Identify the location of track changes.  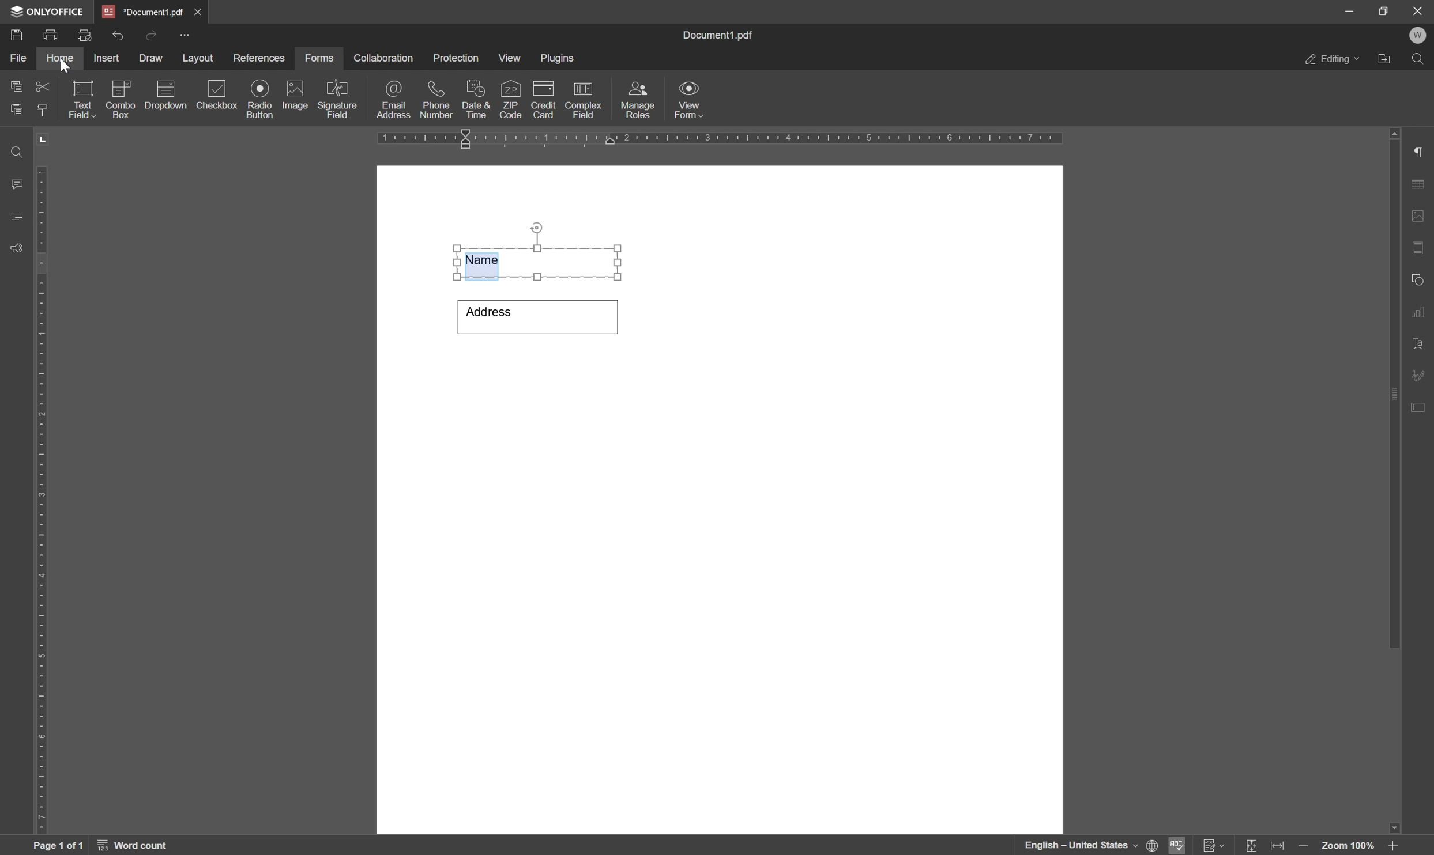
(1213, 846).